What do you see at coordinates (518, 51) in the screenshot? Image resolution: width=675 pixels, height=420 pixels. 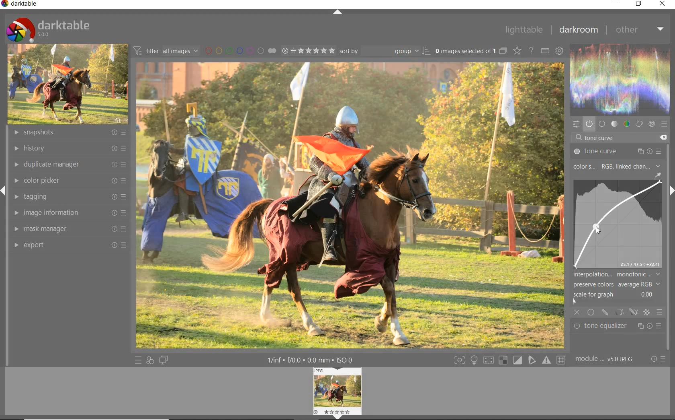 I see `change type of overlays` at bounding box center [518, 51].